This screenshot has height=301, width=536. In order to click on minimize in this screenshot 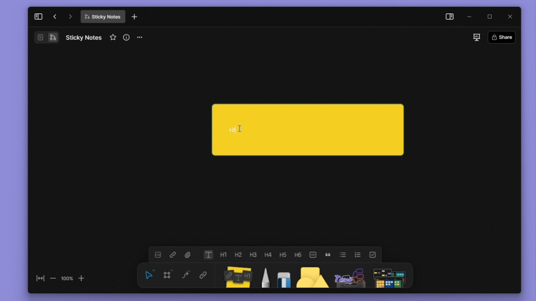, I will do `click(469, 17)`.